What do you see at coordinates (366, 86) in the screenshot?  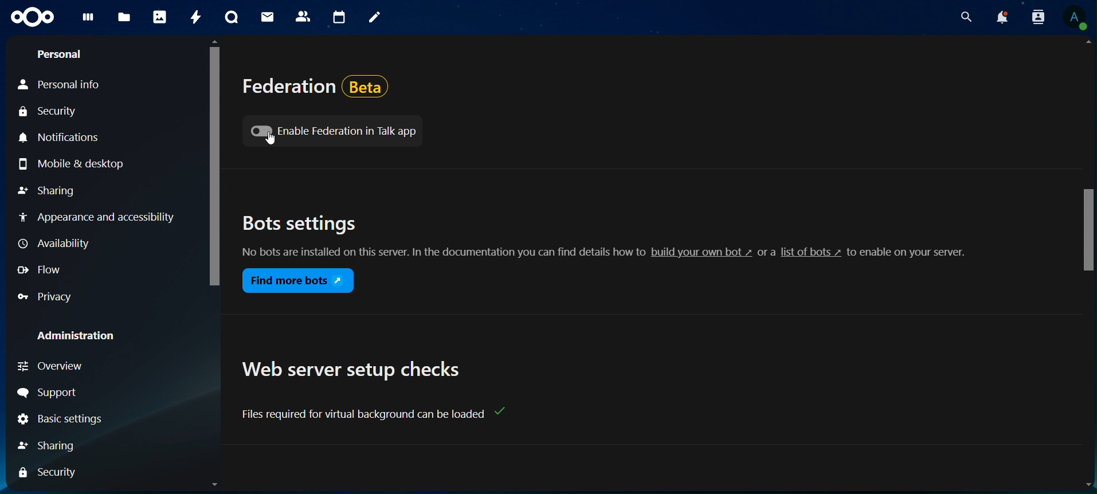 I see `Beta` at bounding box center [366, 86].